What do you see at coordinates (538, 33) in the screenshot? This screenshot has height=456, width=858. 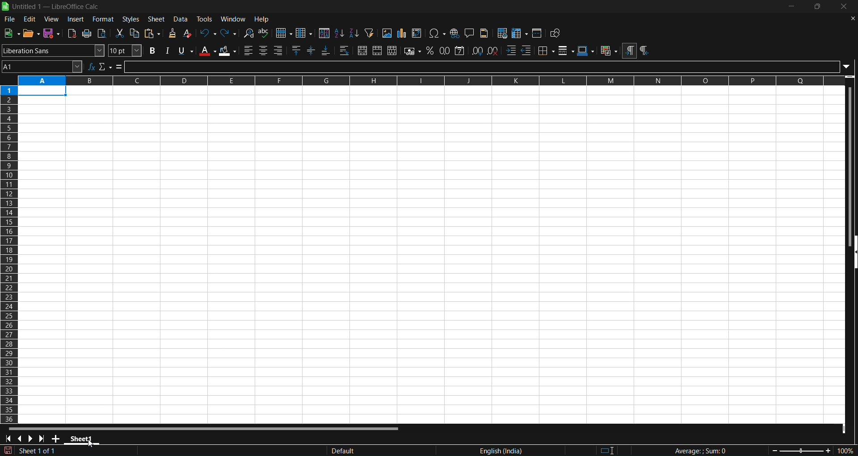 I see `split window` at bounding box center [538, 33].